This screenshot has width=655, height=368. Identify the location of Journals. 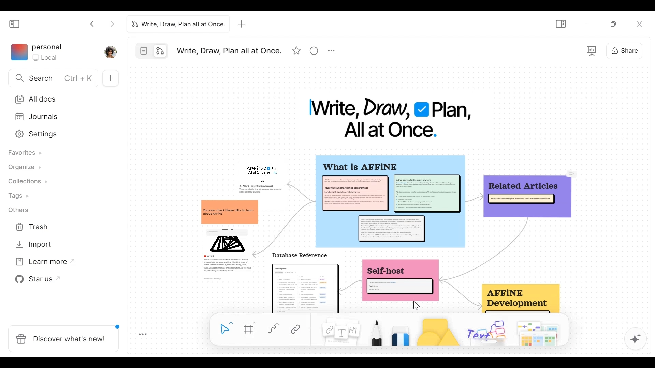
(58, 116).